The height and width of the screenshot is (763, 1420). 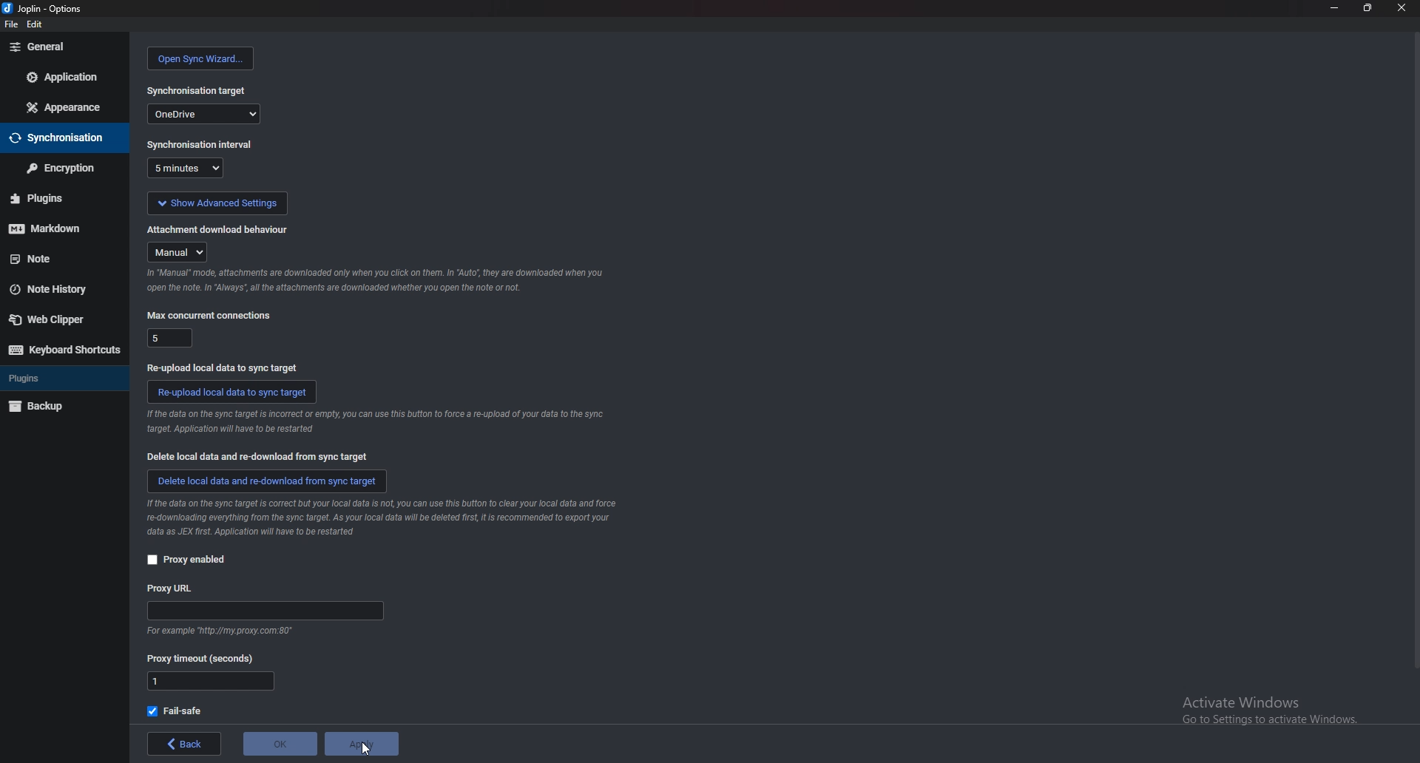 What do you see at coordinates (211, 682) in the screenshot?
I see `1` at bounding box center [211, 682].